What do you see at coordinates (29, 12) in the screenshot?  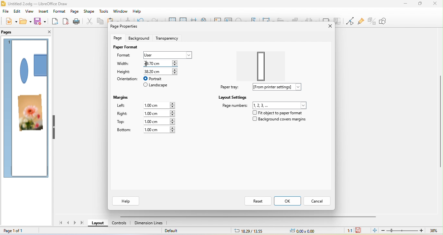 I see `view` at bounding box center [29, 12].